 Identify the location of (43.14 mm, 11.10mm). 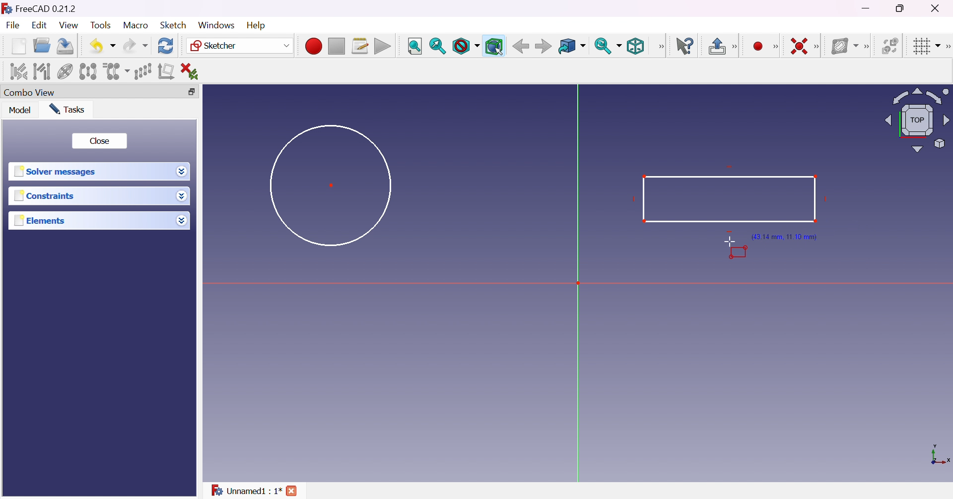
(788, 237).